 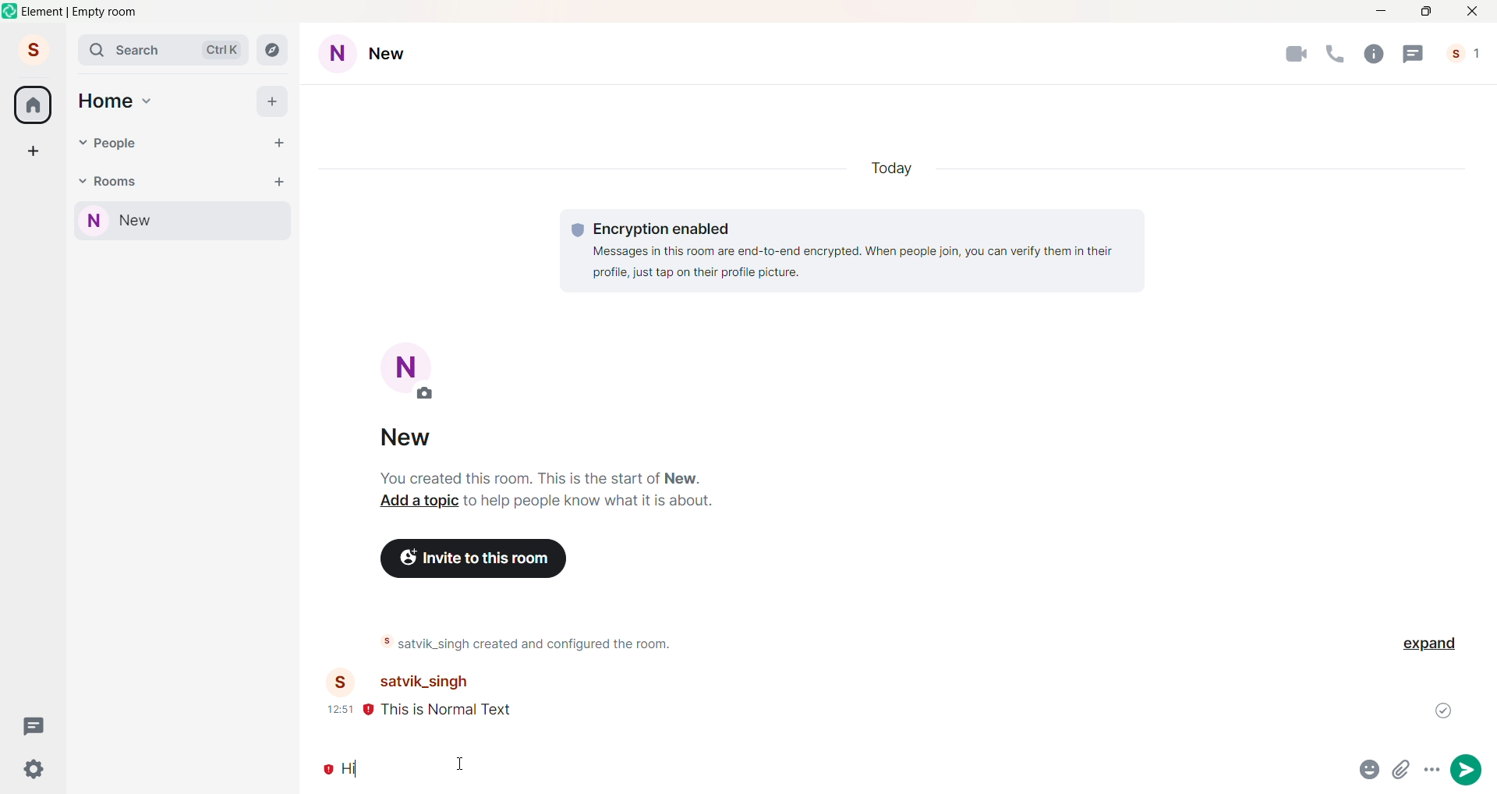 What do you see at coordinates (339, 709) in the screenshot?
I see `12:51` at bounding box center [339, 709].